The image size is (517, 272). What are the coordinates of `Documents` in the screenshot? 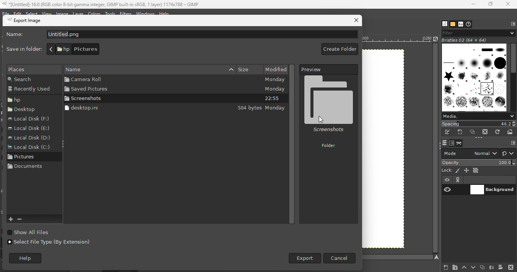 It's located at (89, 49).